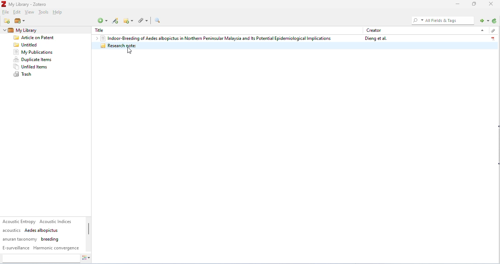 This screenshot has height=264, width=500. Describe the element at coordinates (36, 38) in the screenshot. I see `Article on Patent` at that location.